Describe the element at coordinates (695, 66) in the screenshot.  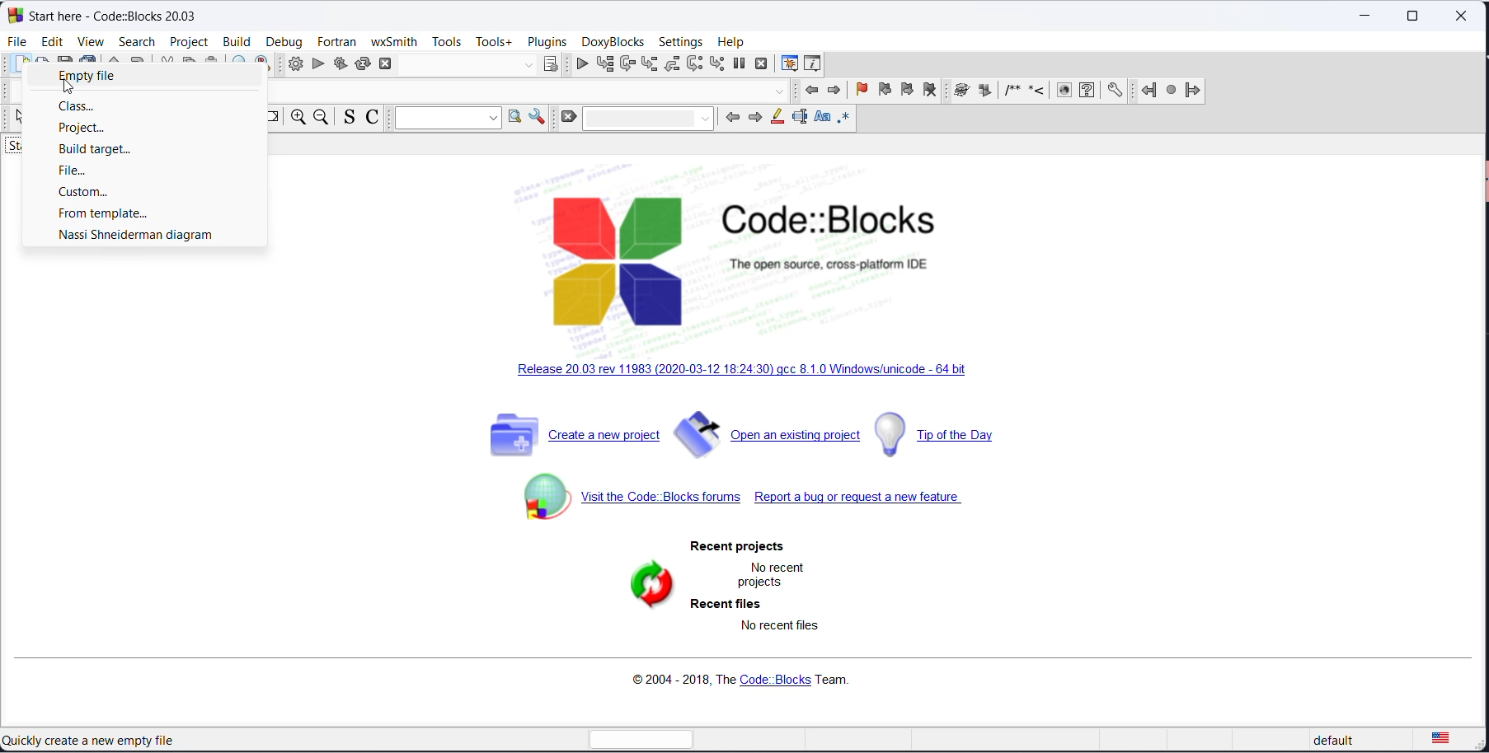
I see `next instruction` at that location.